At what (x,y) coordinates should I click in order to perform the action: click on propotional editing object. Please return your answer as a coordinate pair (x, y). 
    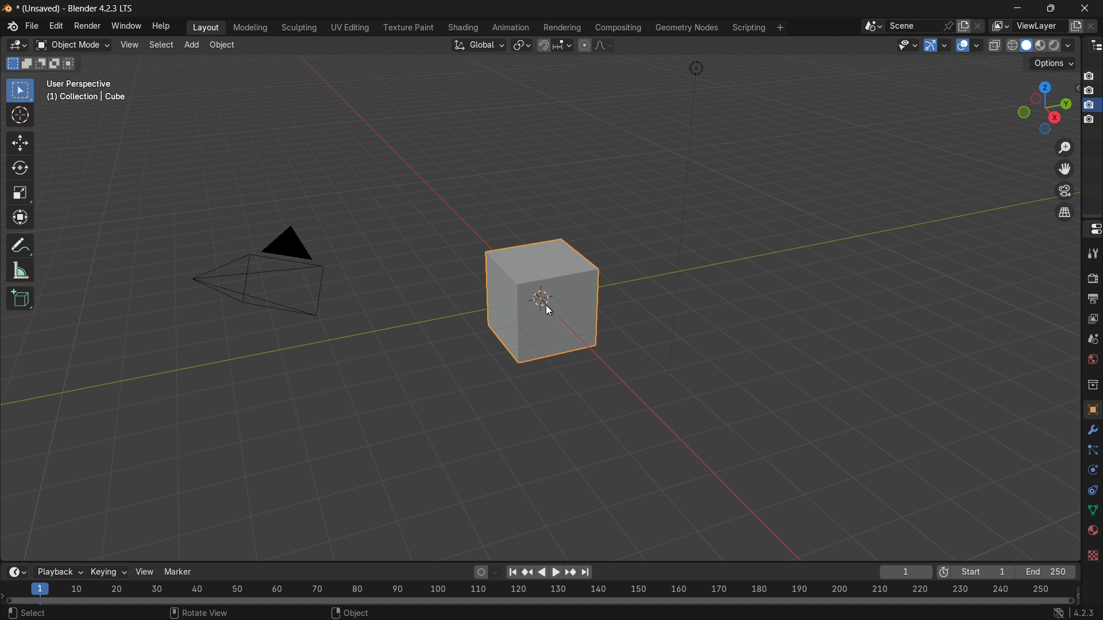
    Looking at the image, I should click on (585, 44).